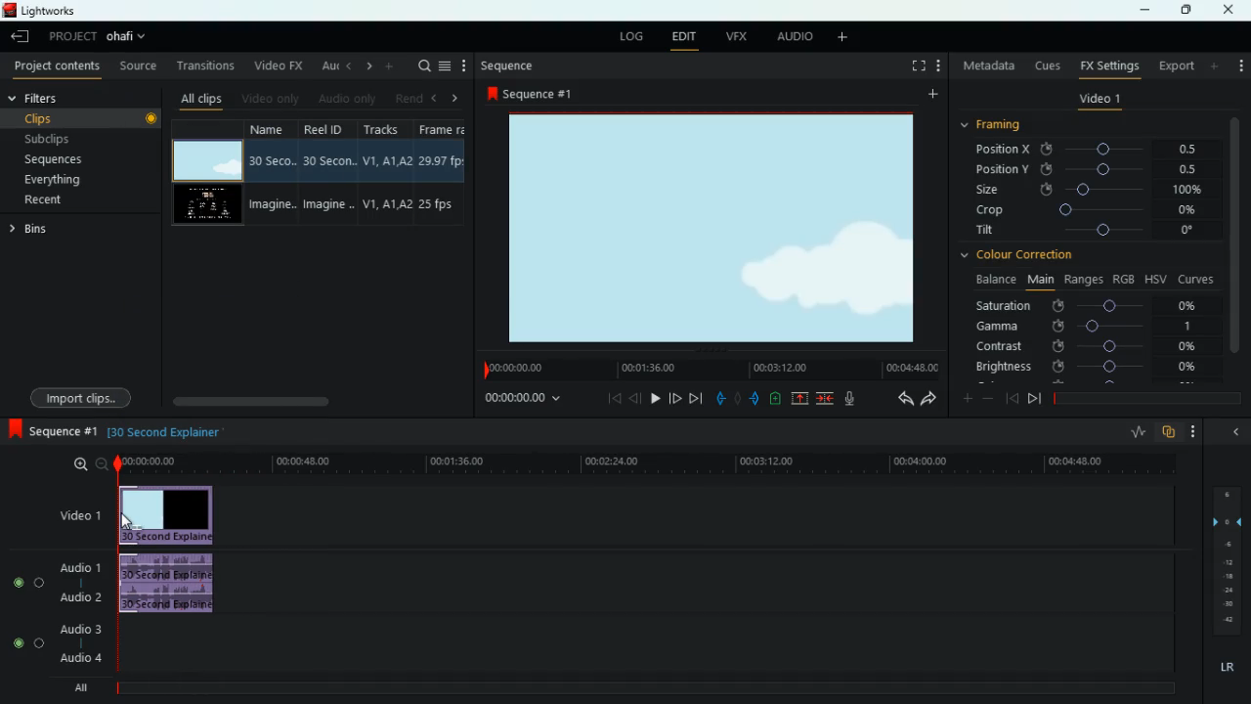 The height and width of the screenshot is (704, 1251). Describe the element at coordinates (27, 642) in the screenshot. I see `Audio` at that location.